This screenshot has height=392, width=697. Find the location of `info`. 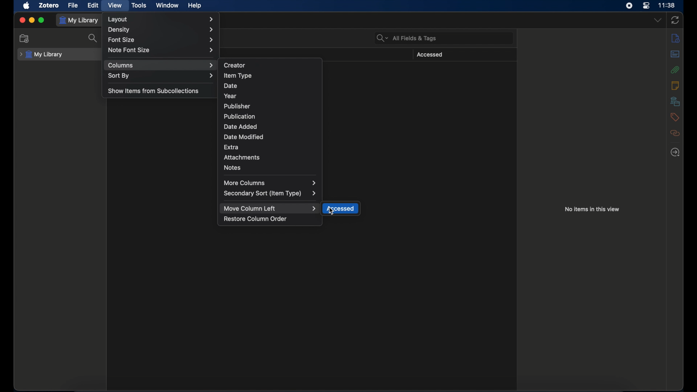

info is located at coordinates (675, 38).